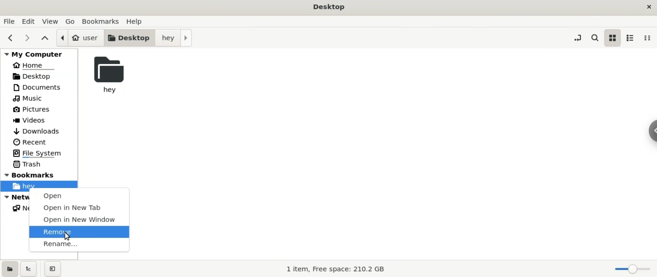  Describe the element at coordinates (593, 37) in the screenshot. I see `search ` at that location.